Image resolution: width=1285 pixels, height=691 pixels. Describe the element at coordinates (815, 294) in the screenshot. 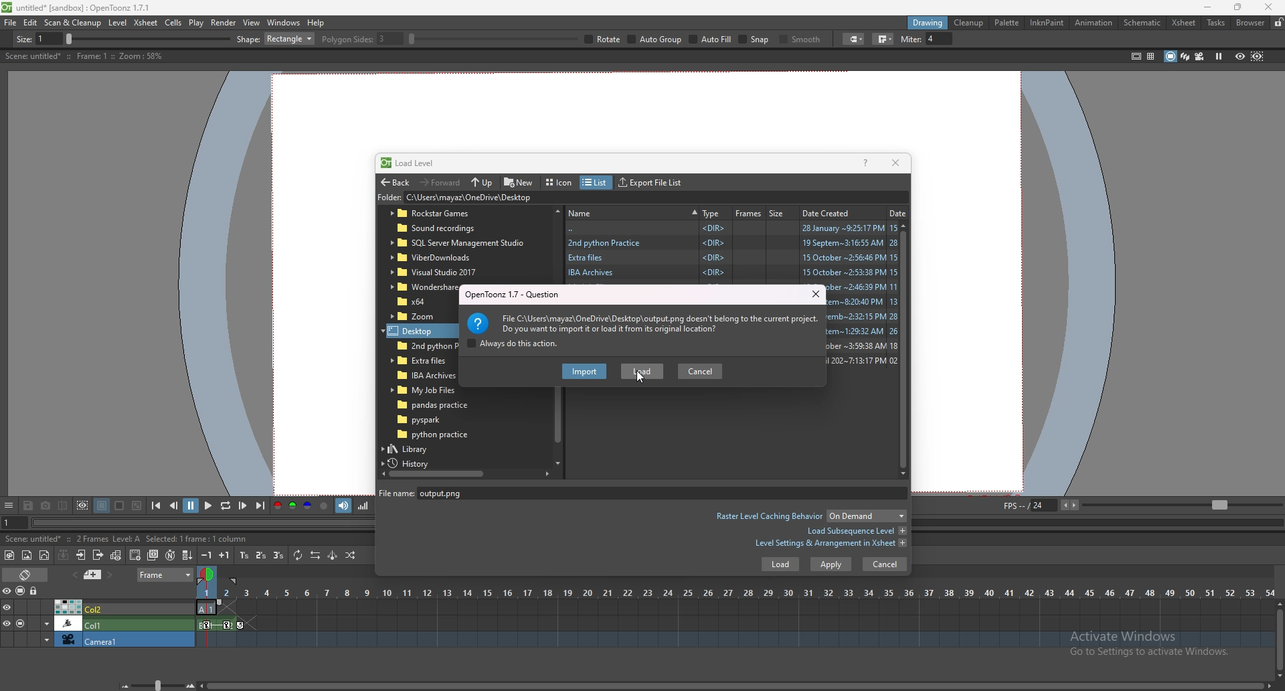

I see `close` at that location.